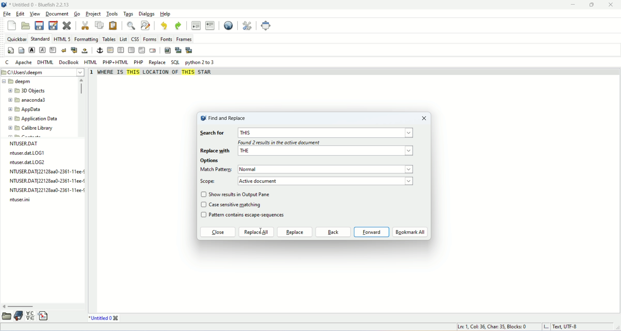 The width and height of the screenshot is (621, 331). Describe the element at coordinates (64, 50) in the screenshot. I see `break` at that location.